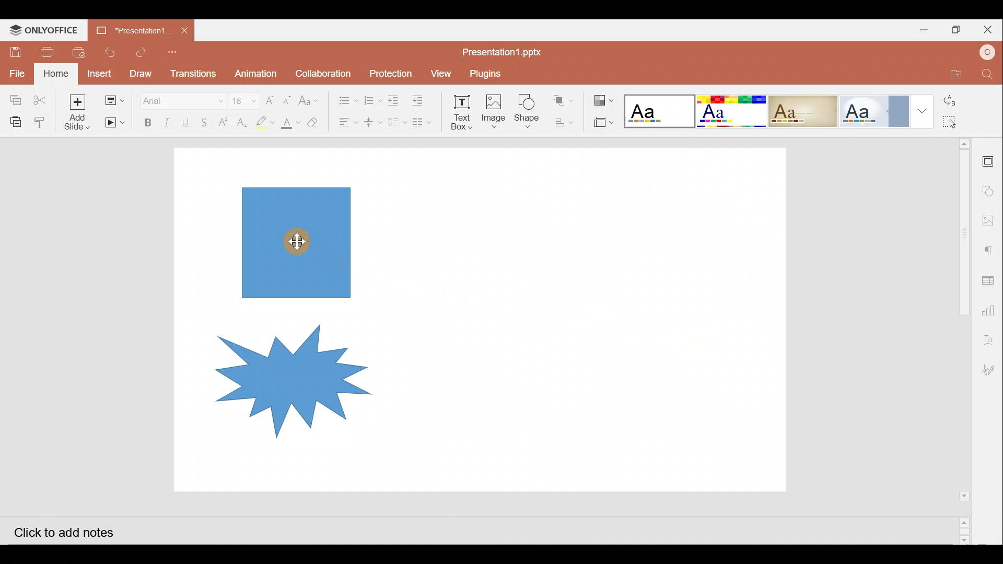 This screenshot has height=564, width=1003. What do you see at coordinates (395, 99) in the screenshot?
I see `Decrease indent` at bounding box center [395, 99].